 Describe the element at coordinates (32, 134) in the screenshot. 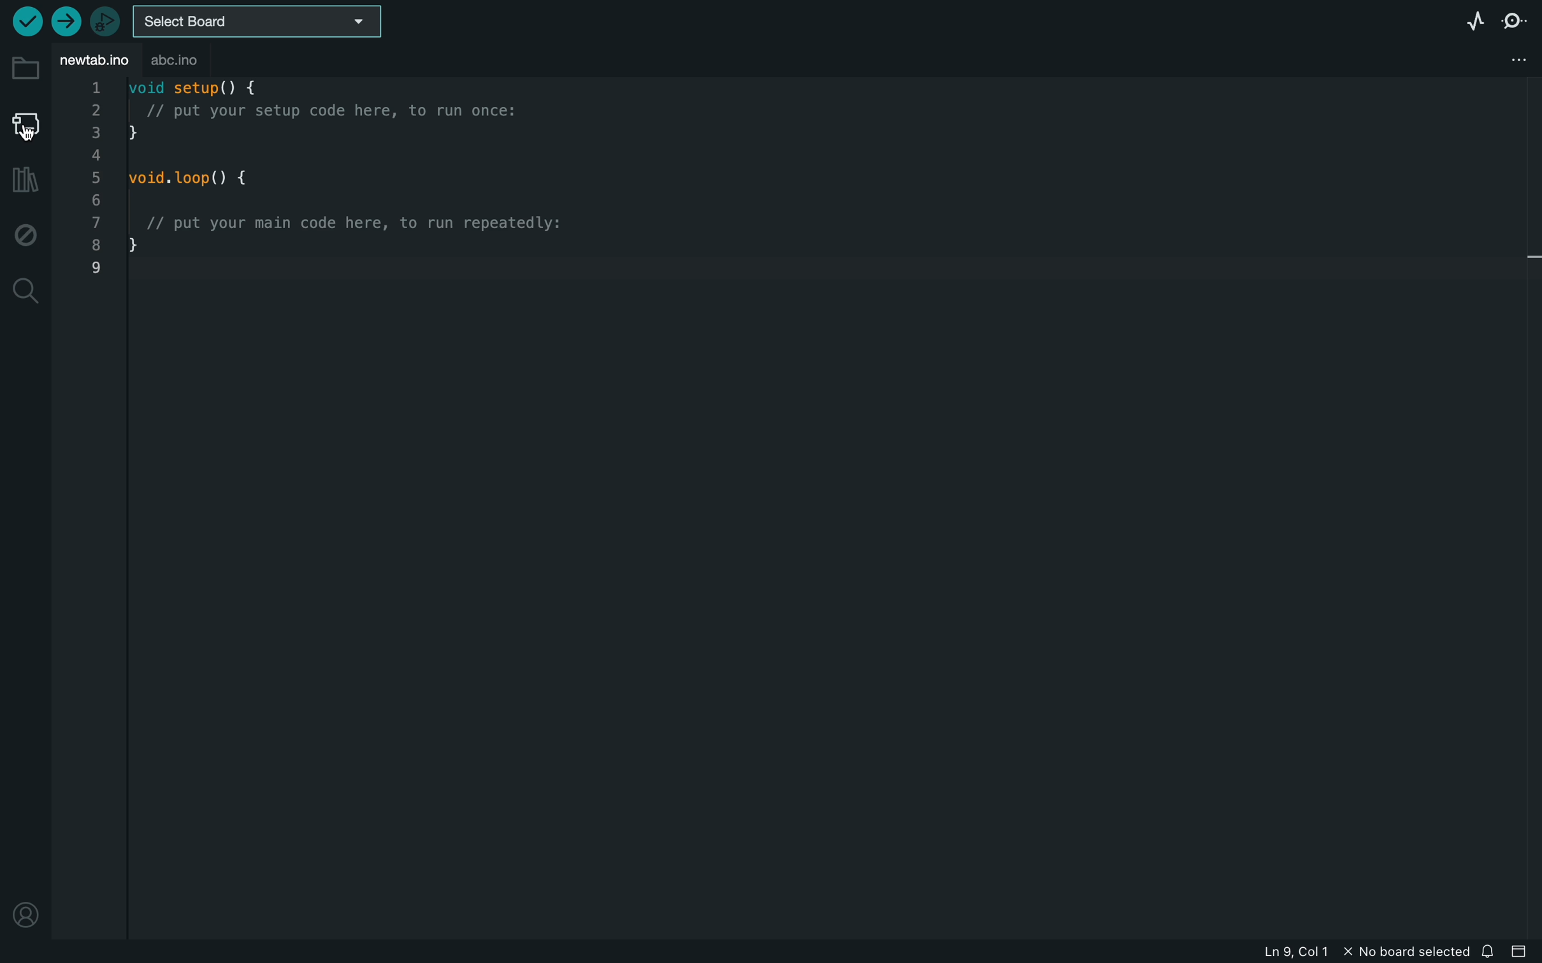

I see `cursor` at that location.